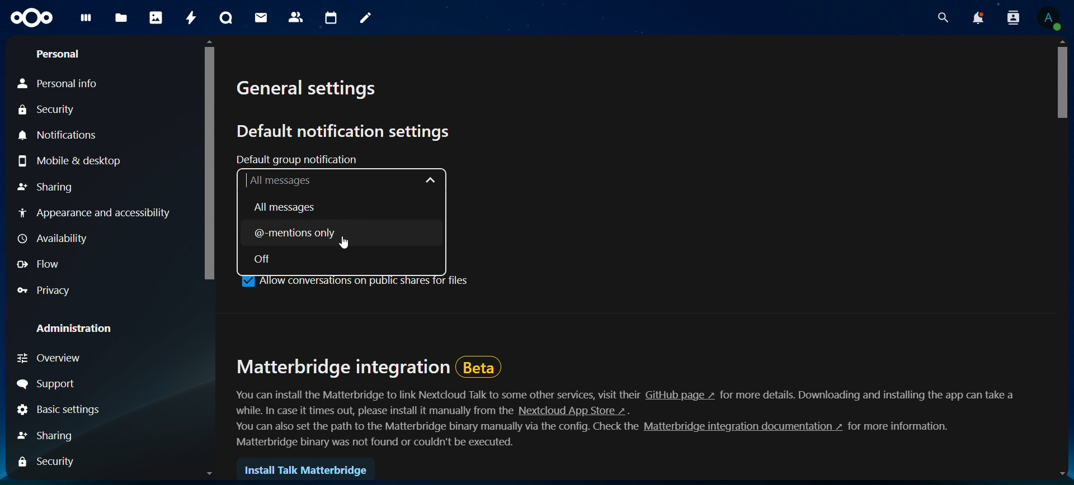 This screenshot has height=485, width=1074. What do you see at coordinates (50, 187) in the screenshot?
I see `sharing` at bounding box center [50, 187].